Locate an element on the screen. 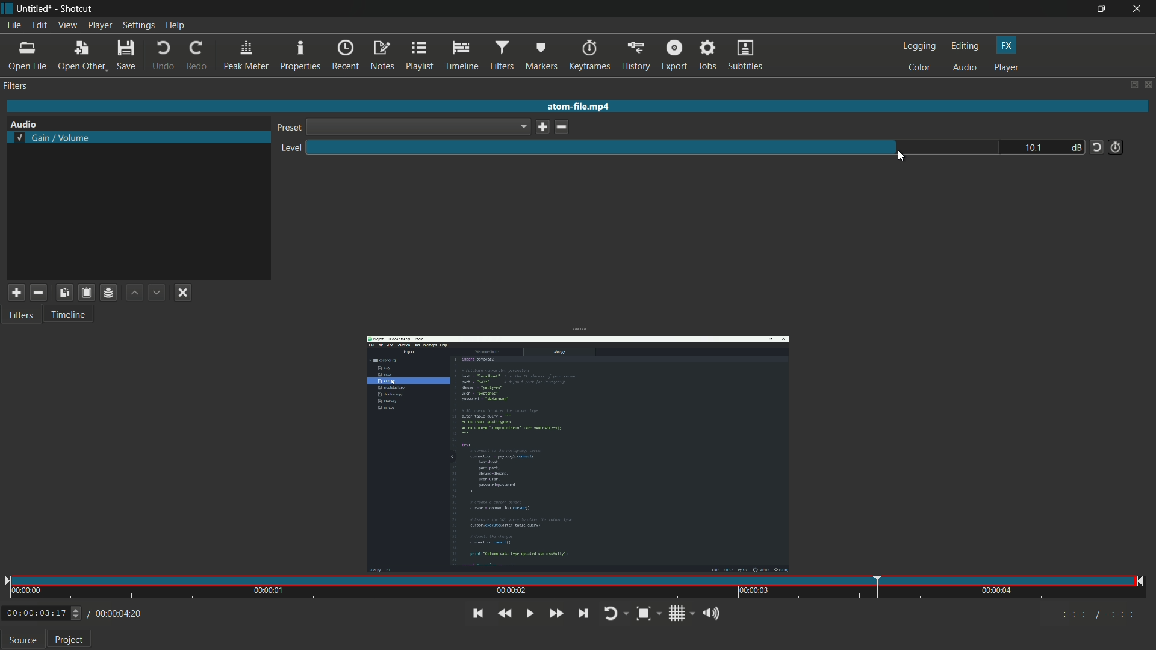  fx is located at coordinates (1006, 46).